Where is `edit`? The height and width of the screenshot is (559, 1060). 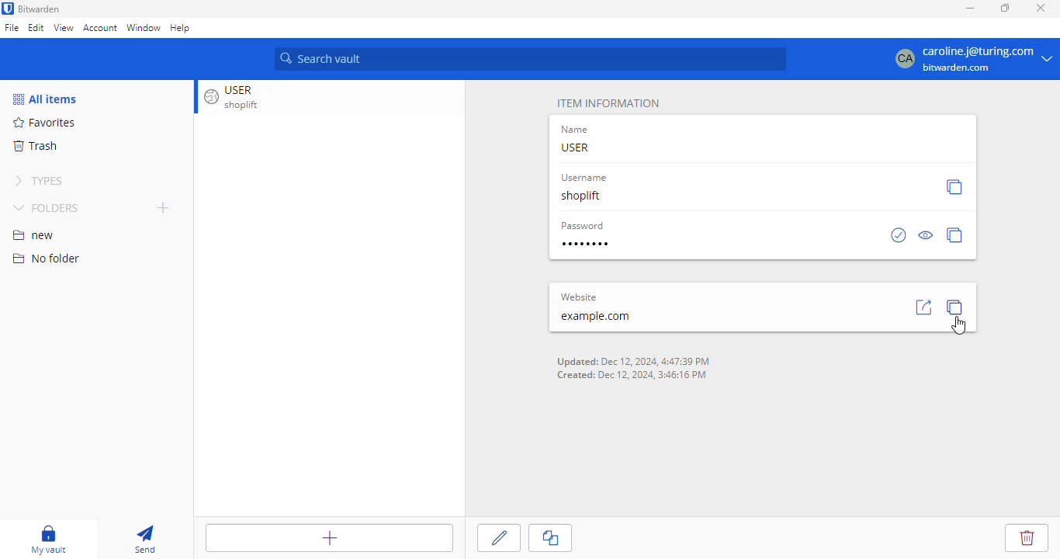
edit is located at coordinates (501, 538).